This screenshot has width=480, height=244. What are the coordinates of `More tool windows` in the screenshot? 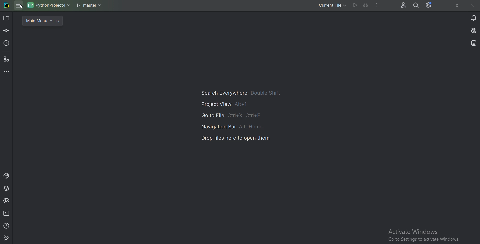 It's located at (7, 72).